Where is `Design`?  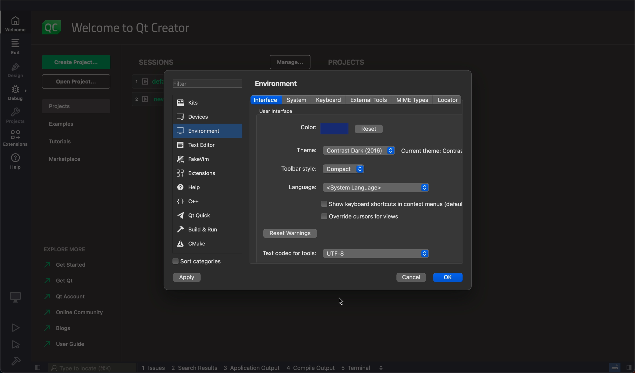 Design is located at coordinates (15, 71).